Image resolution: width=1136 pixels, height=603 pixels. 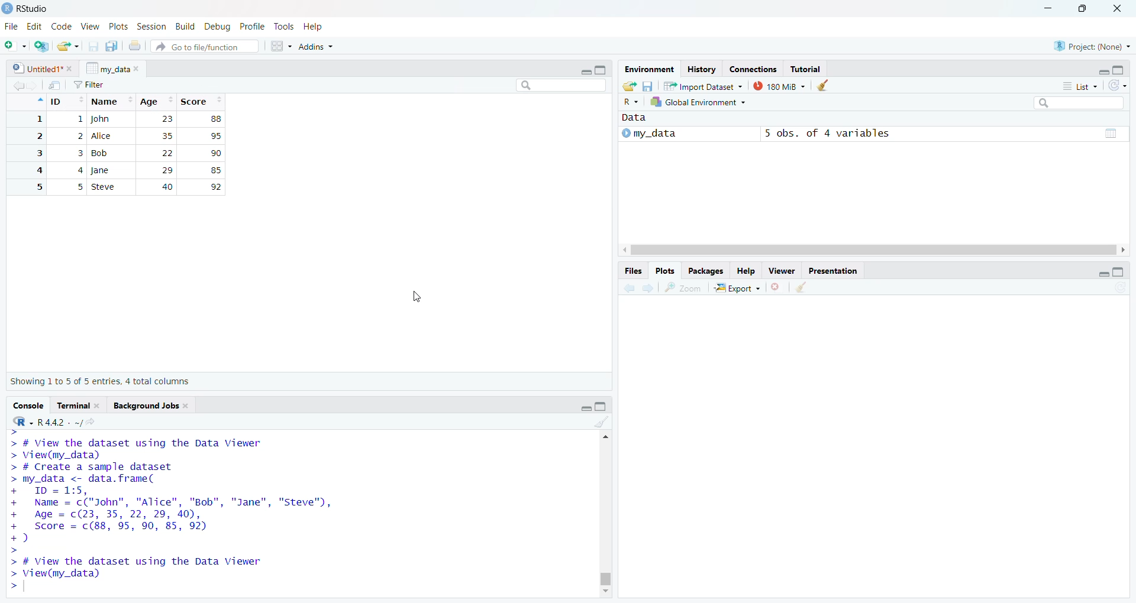 I want to click on Maximize, so click(x=1082, y=9).